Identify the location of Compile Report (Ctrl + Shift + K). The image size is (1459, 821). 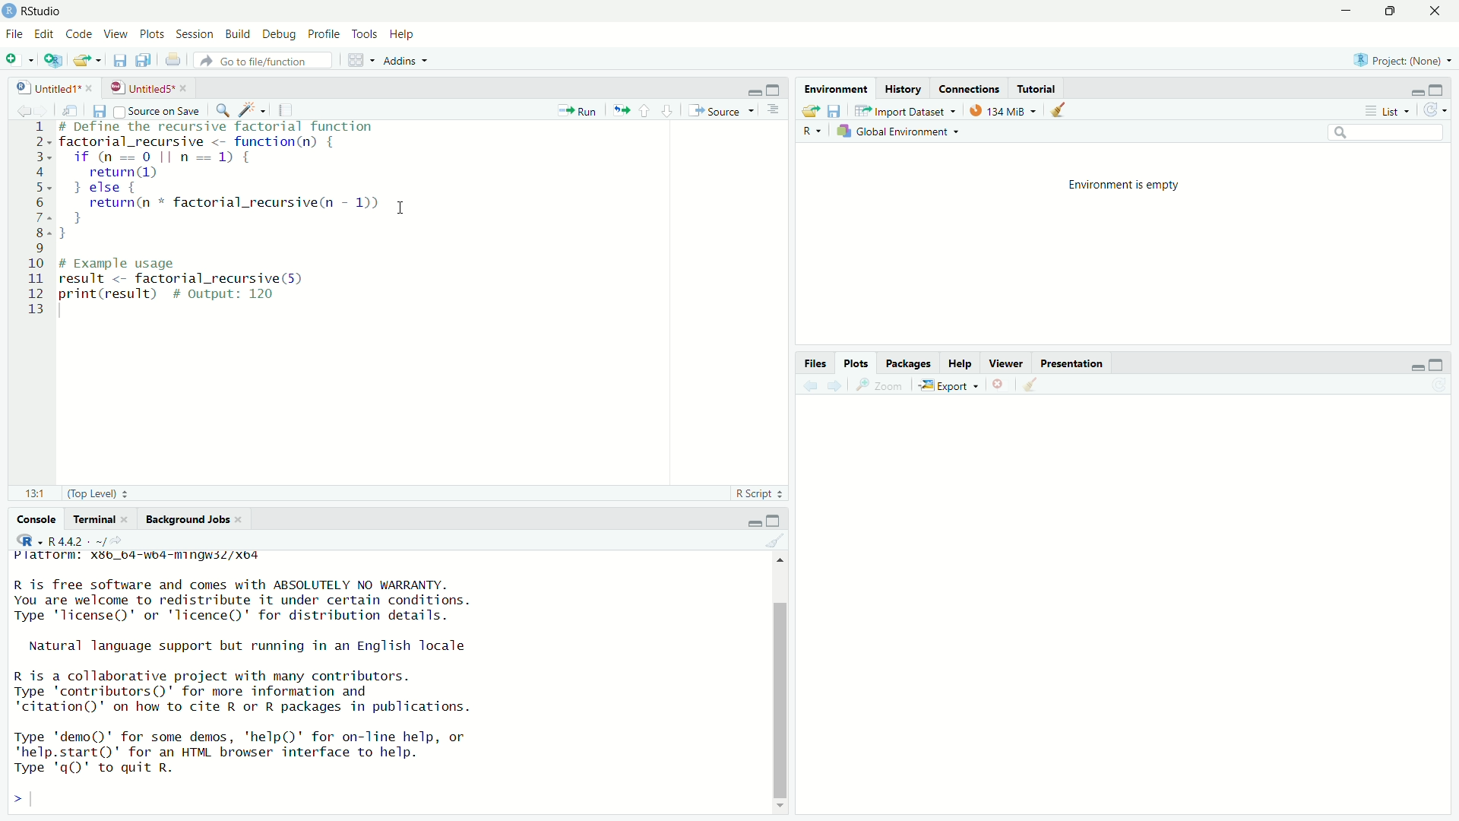
(289, 109).